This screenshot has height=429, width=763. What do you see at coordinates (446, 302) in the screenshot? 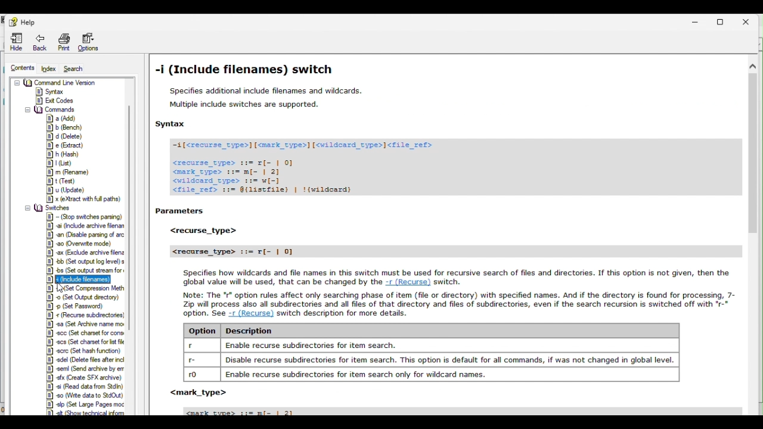
I see `description text` at bounding box center [446, 302].